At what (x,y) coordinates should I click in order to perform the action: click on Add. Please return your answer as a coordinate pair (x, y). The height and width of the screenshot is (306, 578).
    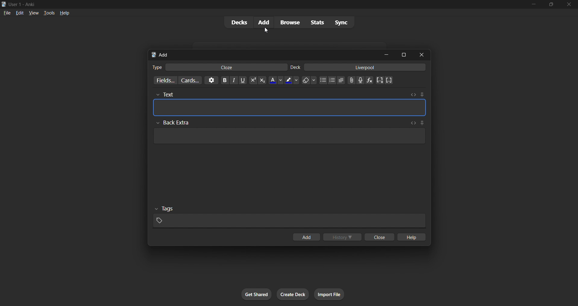
    Looking at the image, I should click on (163, 54).